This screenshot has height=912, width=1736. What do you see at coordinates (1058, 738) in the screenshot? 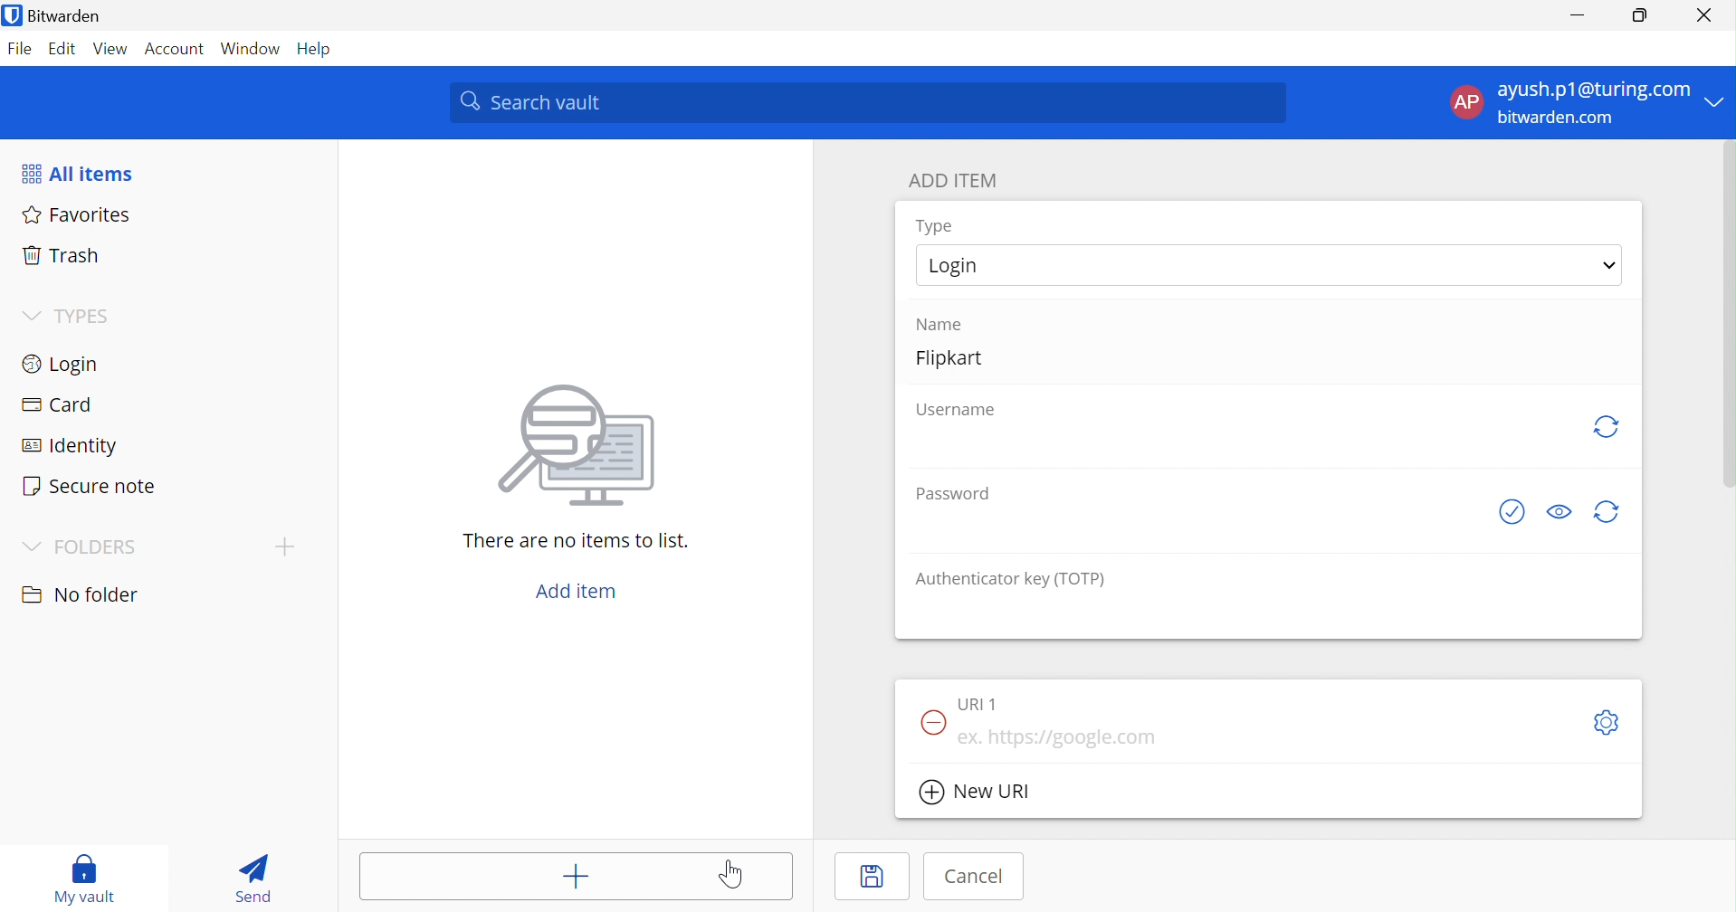
I see `eg. https://google.com` at bounding box center [1058, 738].